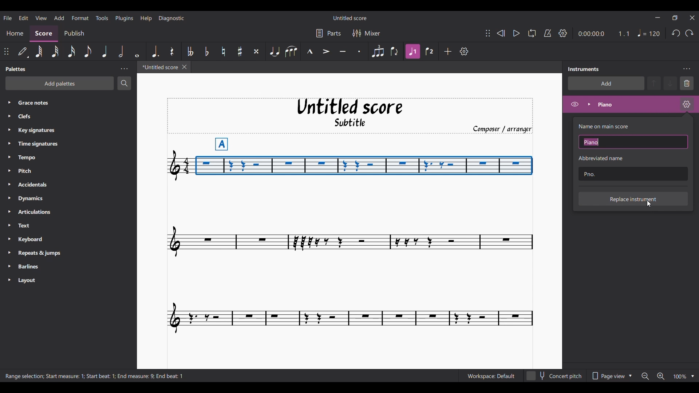  Describe the element at coordinates (670, 83) in the screenshot. I see `Move instrument down` at that location.